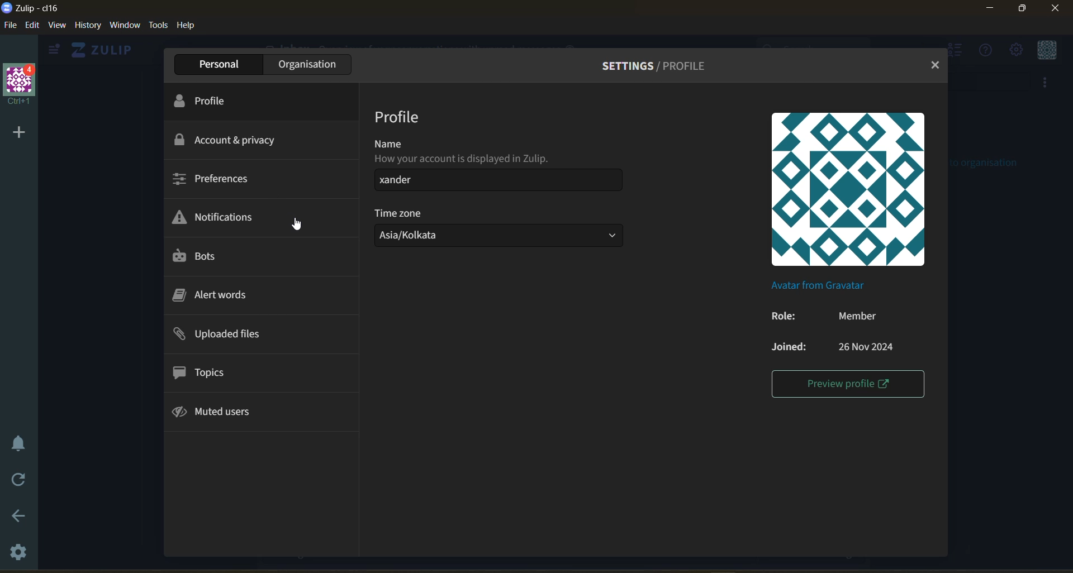 The width and height of the screenshot is (1073, 573). I want to click on account and privacy, so click(234, 140).